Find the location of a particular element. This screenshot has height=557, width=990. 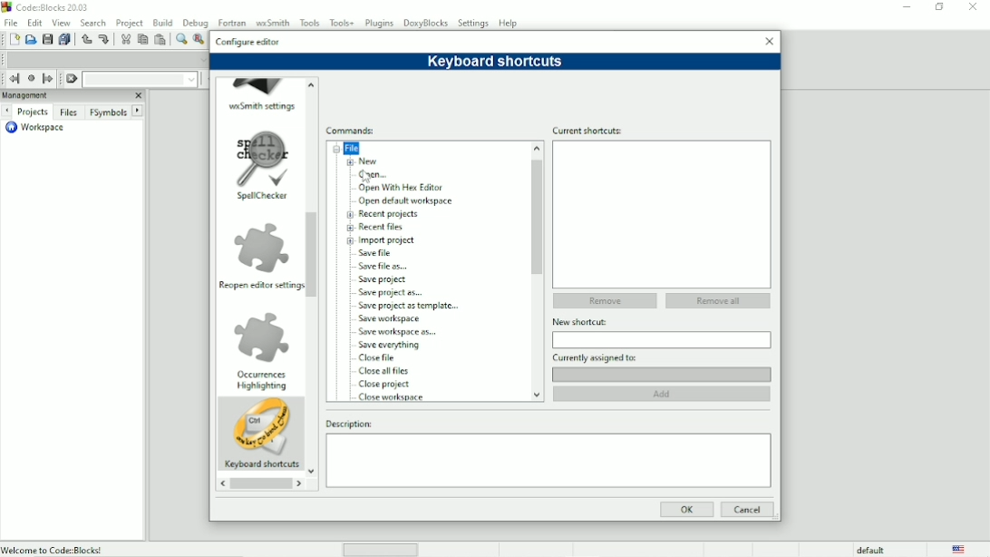

Cancel is located at coordinates (747, 510).